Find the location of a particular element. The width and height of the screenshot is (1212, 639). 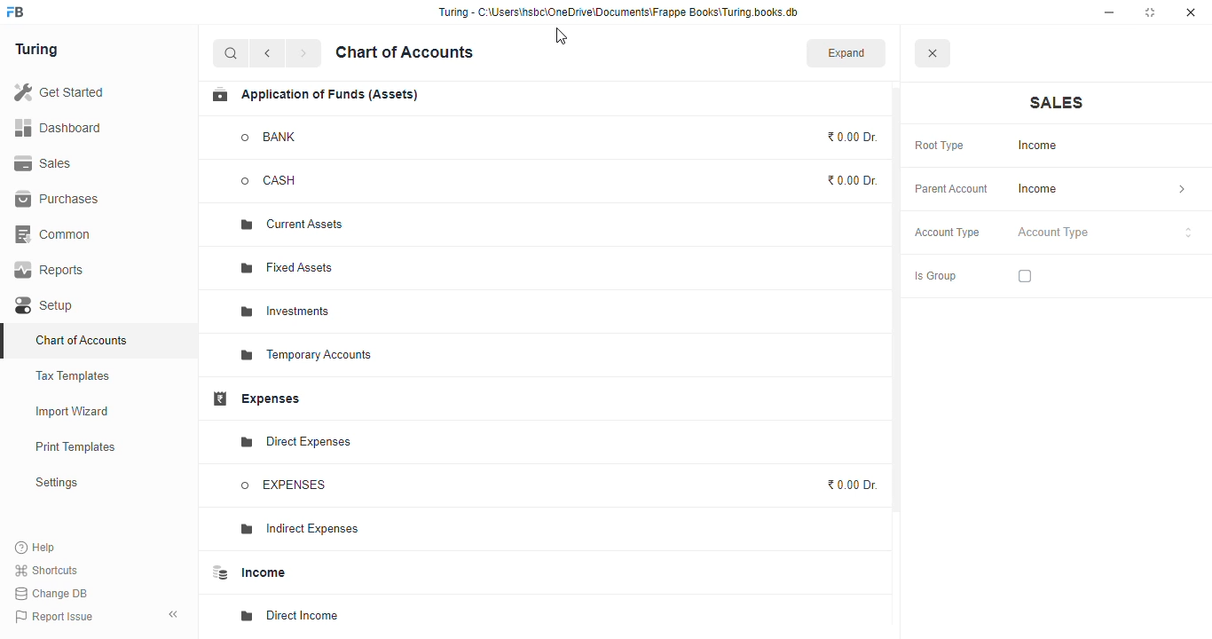

current assets is located at coordinates (292, 225).